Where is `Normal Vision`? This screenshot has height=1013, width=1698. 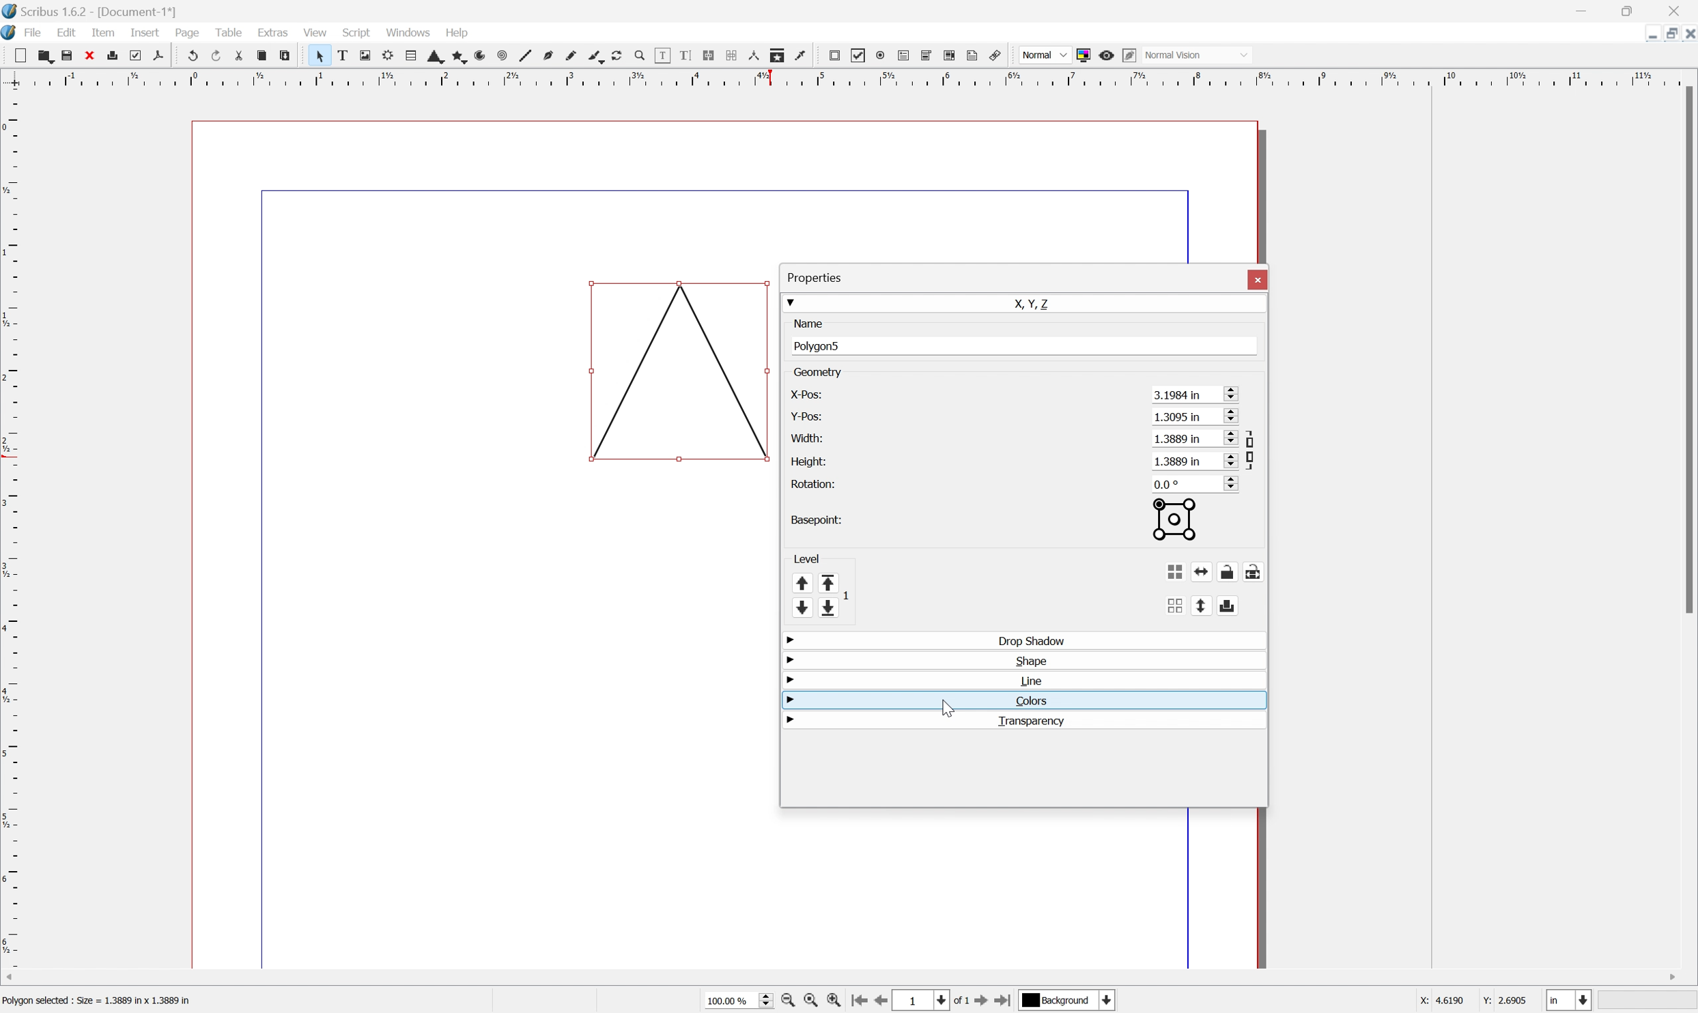 Normal Vision is located at coordinates (1195, 55).